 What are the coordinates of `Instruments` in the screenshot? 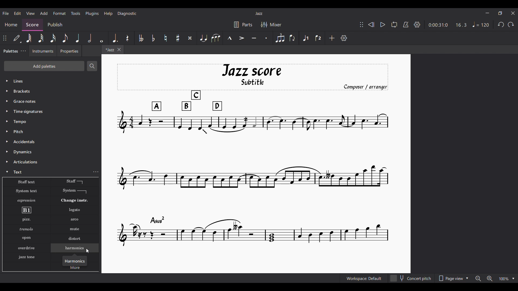 It's located at (43, 52).